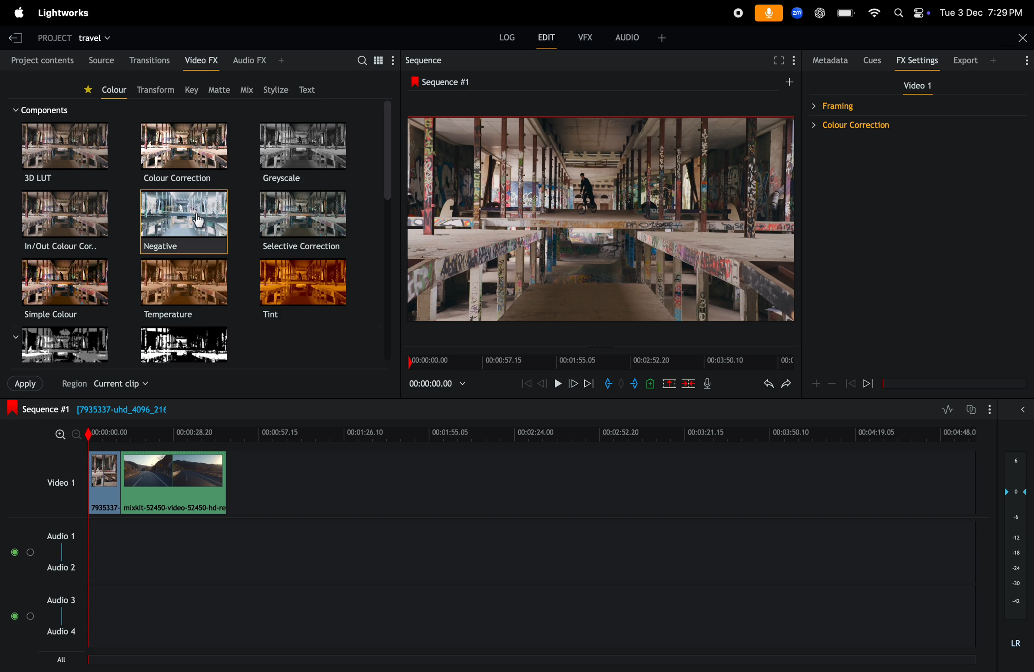  Describe the element at coordinates (59, 481) in the screenshot. I see `video 1` at that location.